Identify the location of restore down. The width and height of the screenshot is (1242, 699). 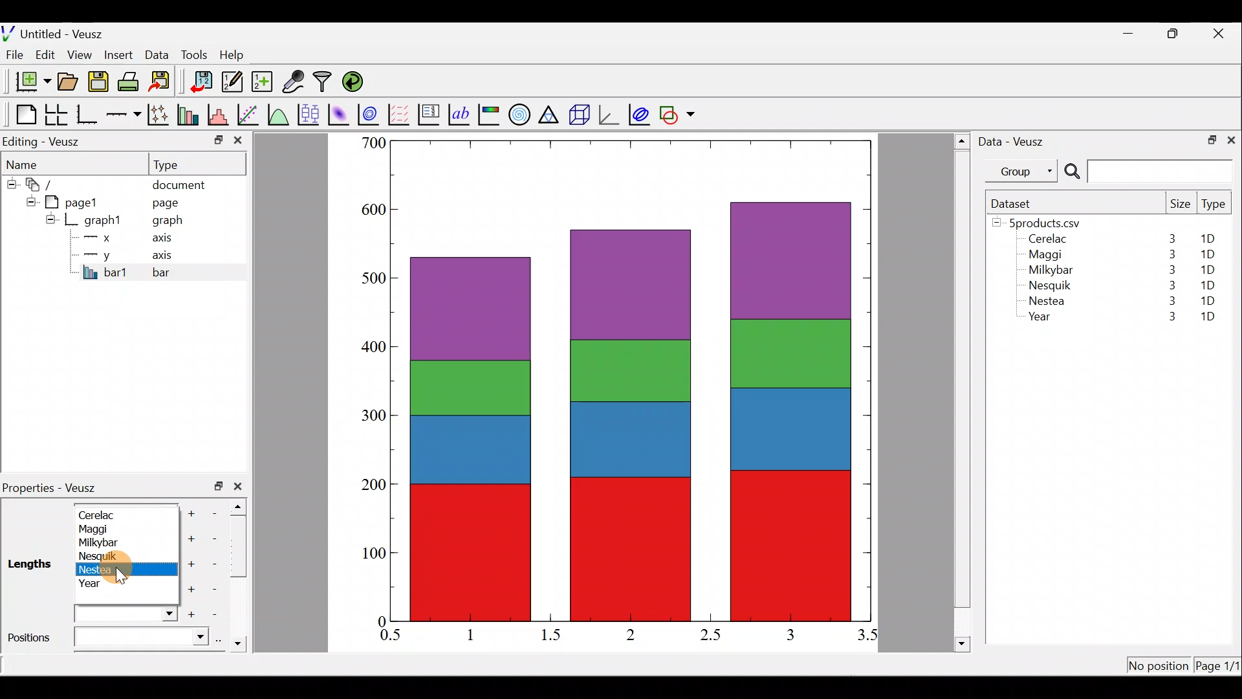
(1208, 139).